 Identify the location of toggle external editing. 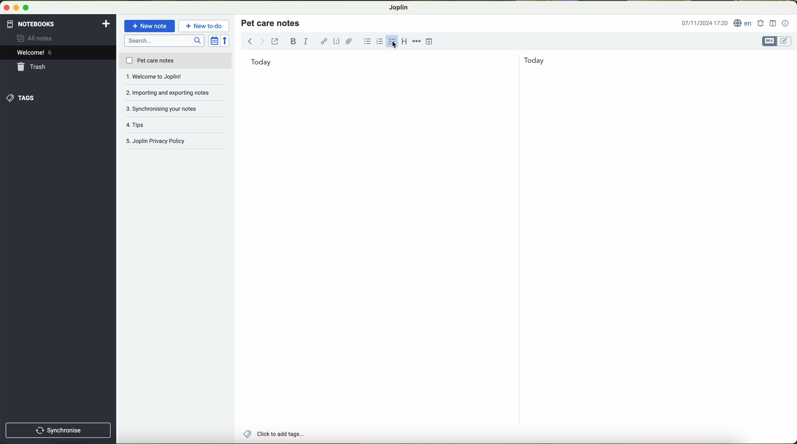
(275, 41).